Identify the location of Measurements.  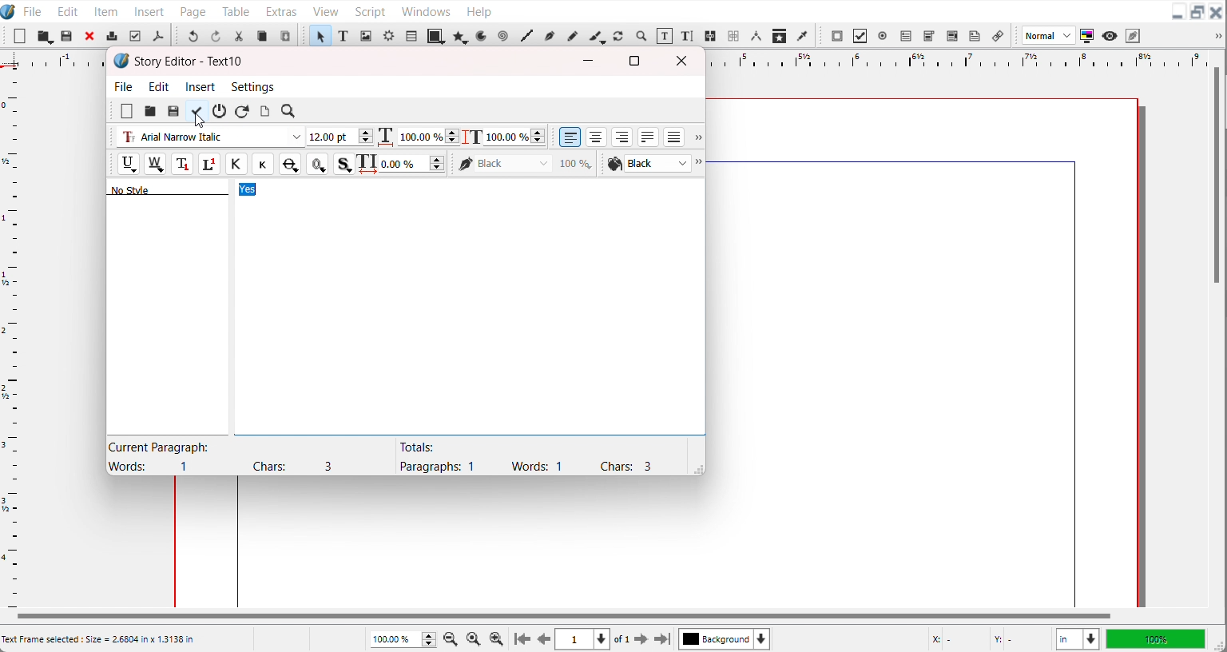
(756, 36).